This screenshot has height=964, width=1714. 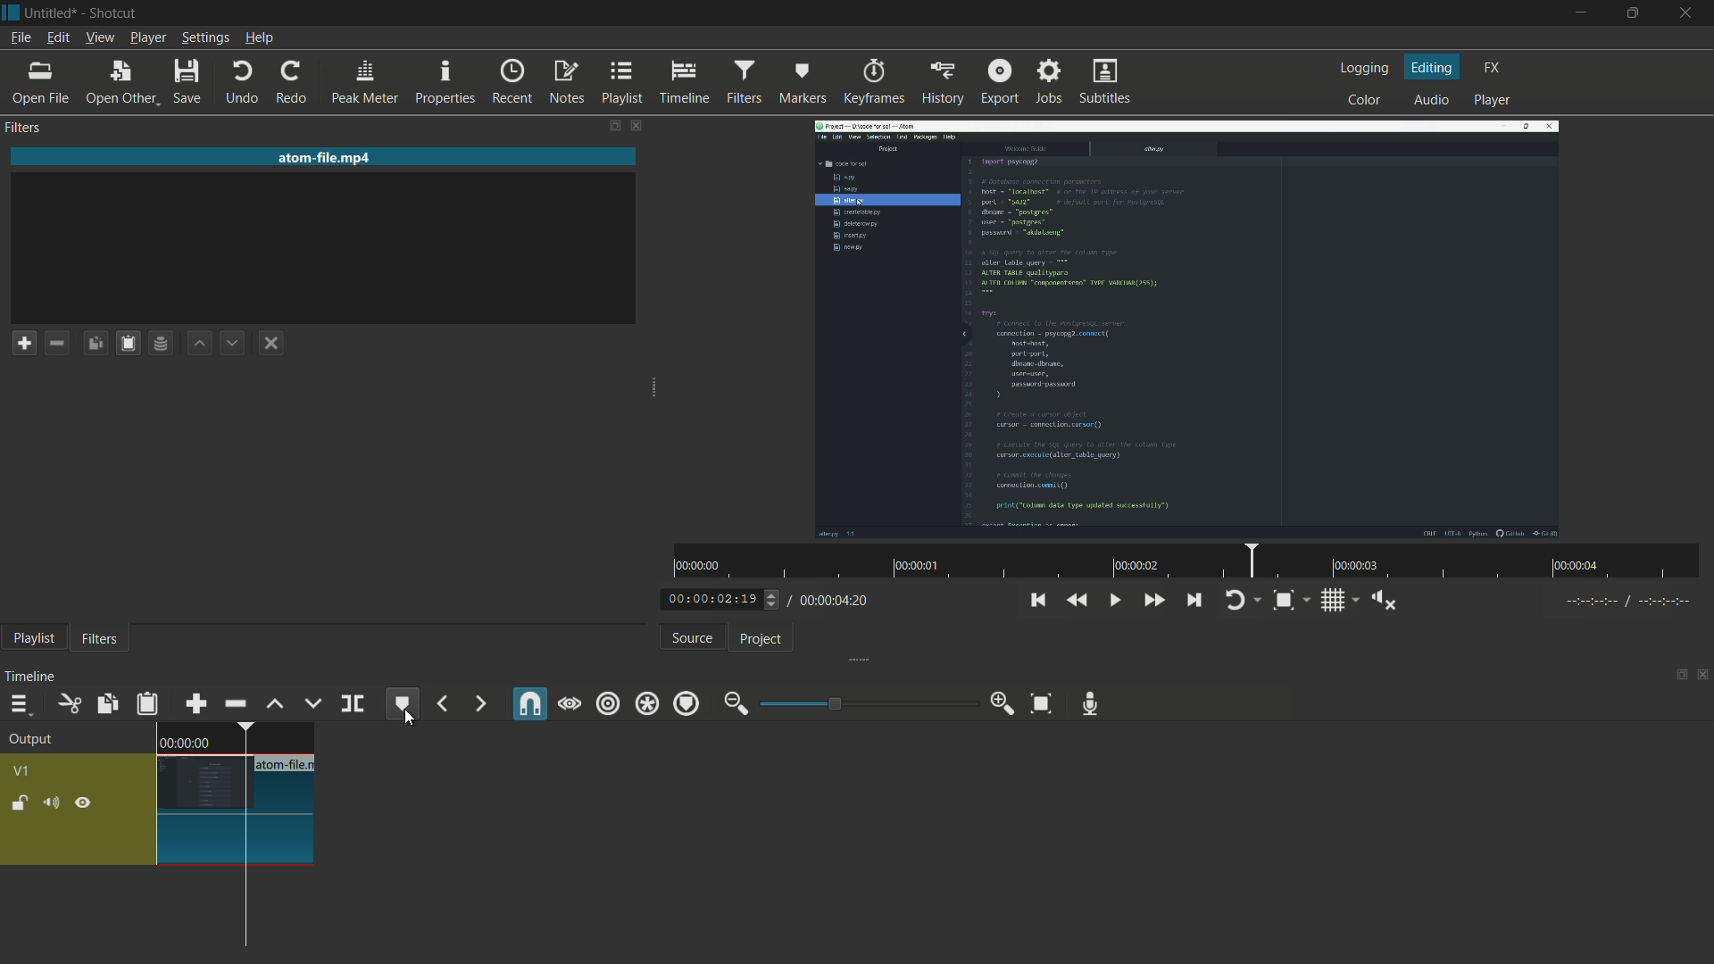 I want to click on copy, so click(x=105, y=704).